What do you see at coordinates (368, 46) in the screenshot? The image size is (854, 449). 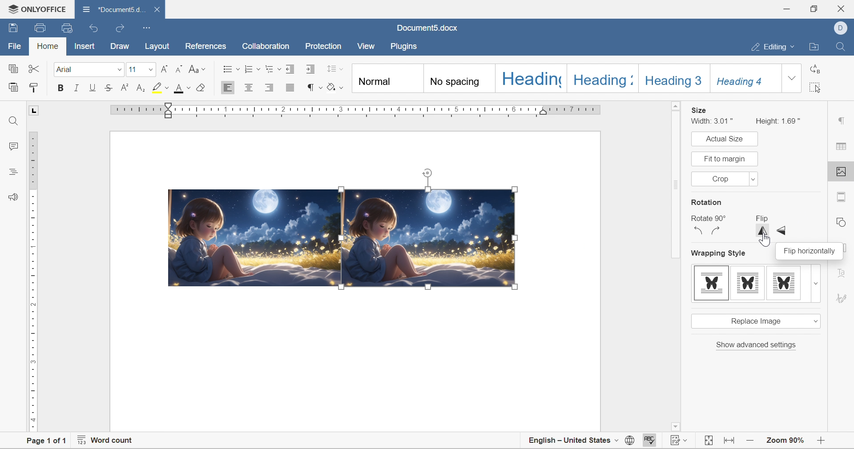 I see `view` at bounding box center [368, 46].